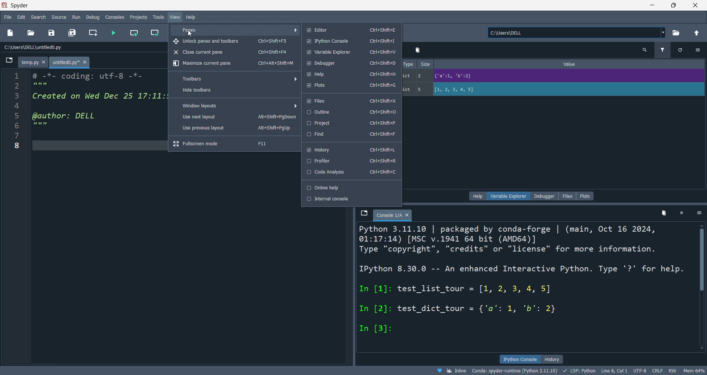  I want to click on outline, so click(351, 112).